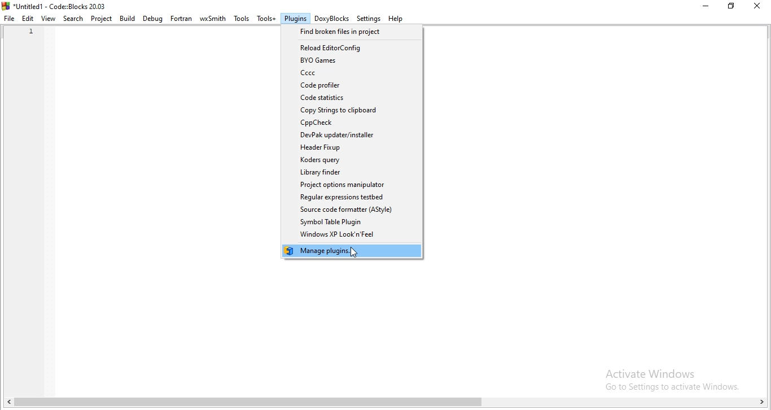  What do you see at coordinates (760, 7) in the screenshot?
I see `close` at bounding box center [760, 7].